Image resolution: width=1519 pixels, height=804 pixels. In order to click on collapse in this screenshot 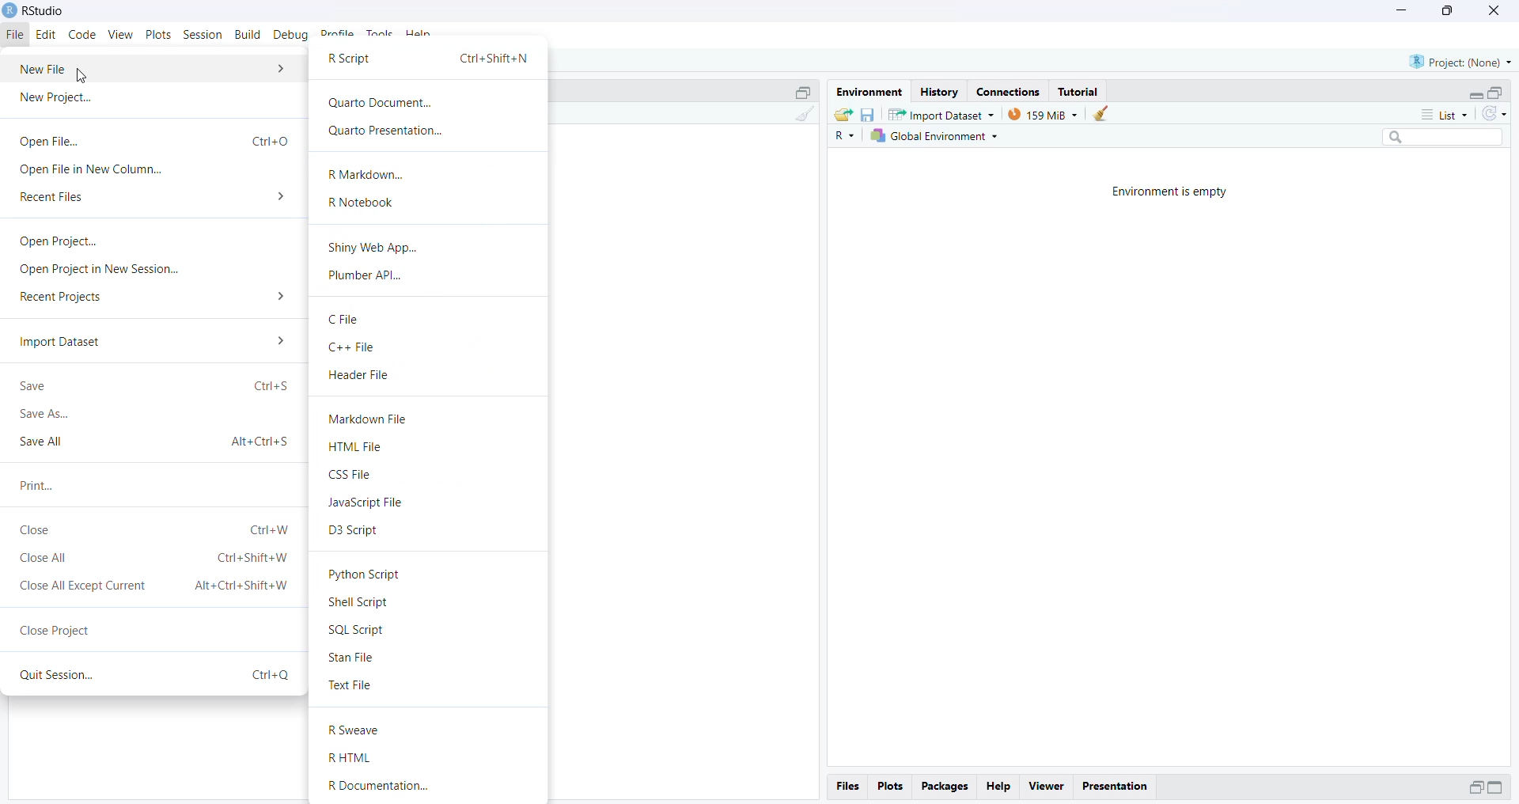, I will do `click(801, 91)`.